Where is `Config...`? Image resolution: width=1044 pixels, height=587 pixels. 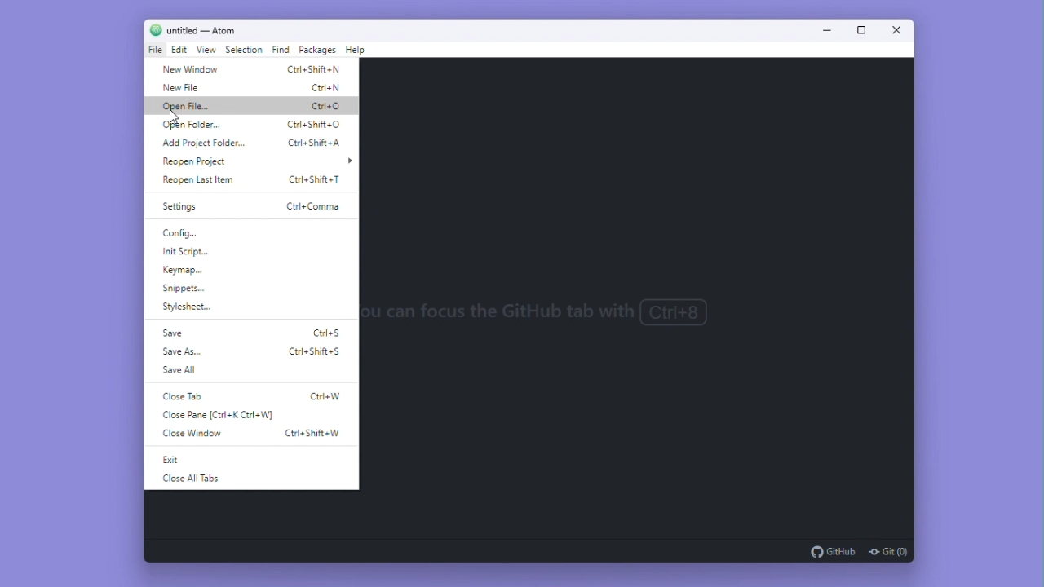 Config... is located at coordinates (192, 232).